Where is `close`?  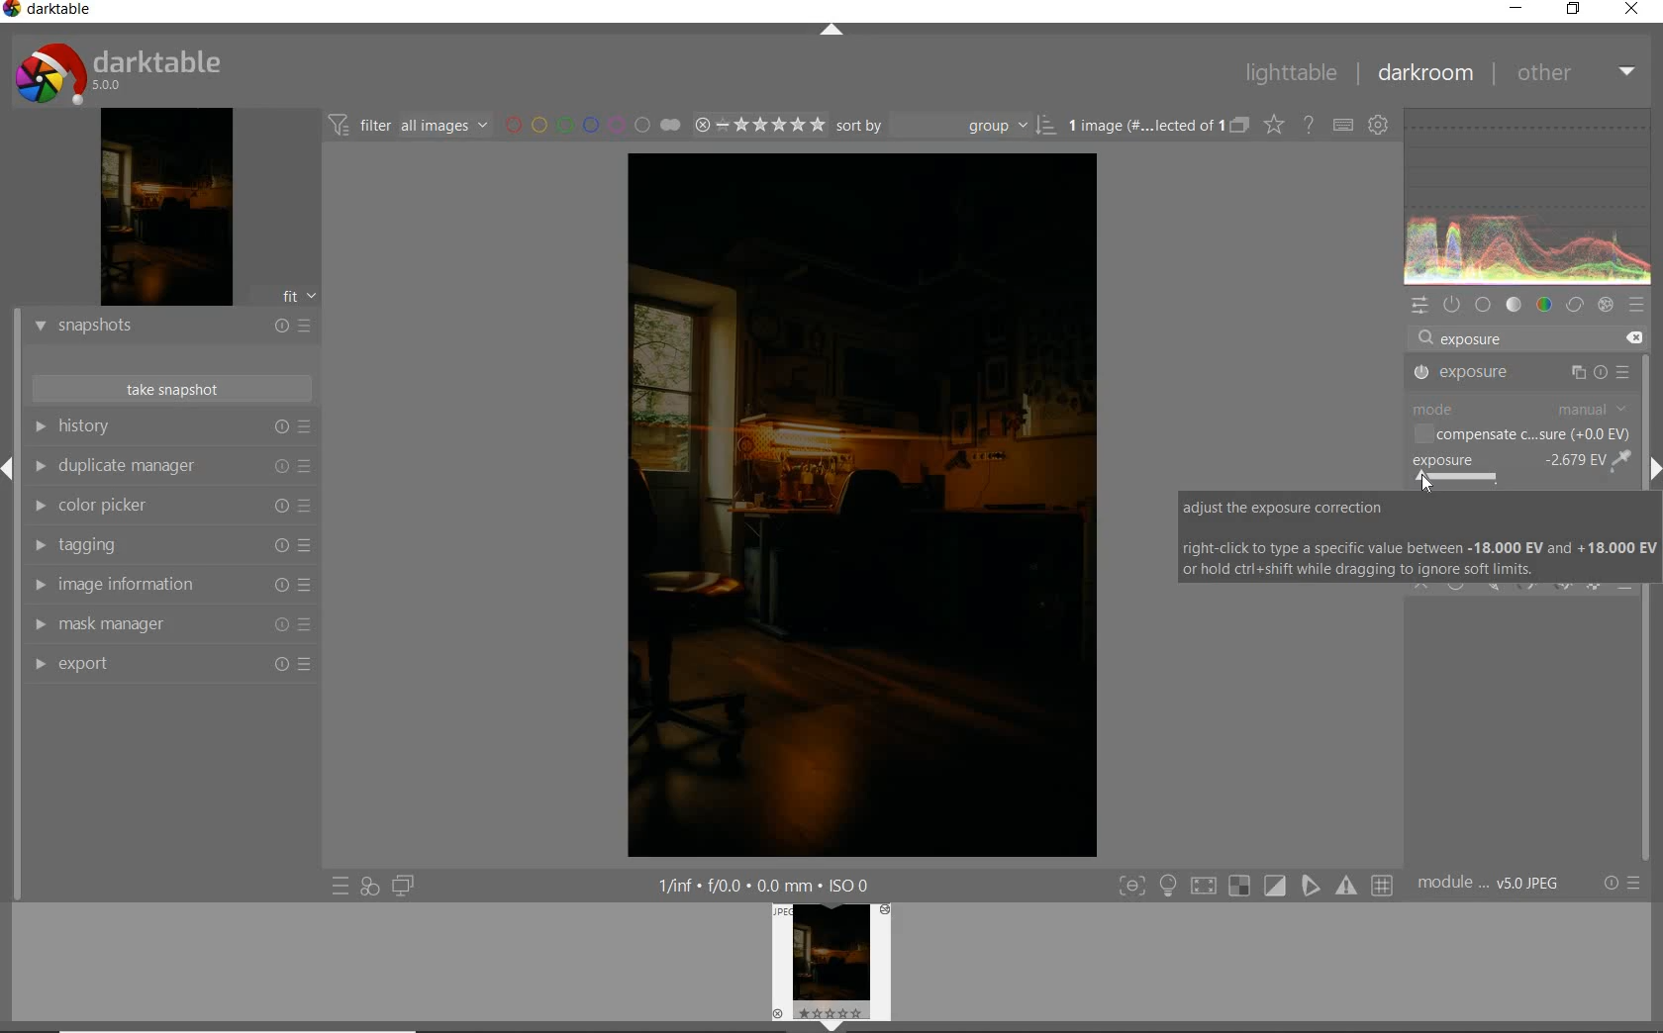
close is located at coordinates (1632, 9).